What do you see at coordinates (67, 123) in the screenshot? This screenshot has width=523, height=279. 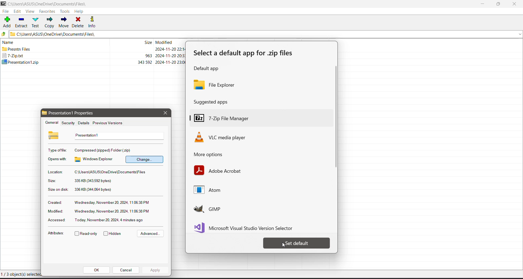 I see `Security` at bounding box center [67, 123].